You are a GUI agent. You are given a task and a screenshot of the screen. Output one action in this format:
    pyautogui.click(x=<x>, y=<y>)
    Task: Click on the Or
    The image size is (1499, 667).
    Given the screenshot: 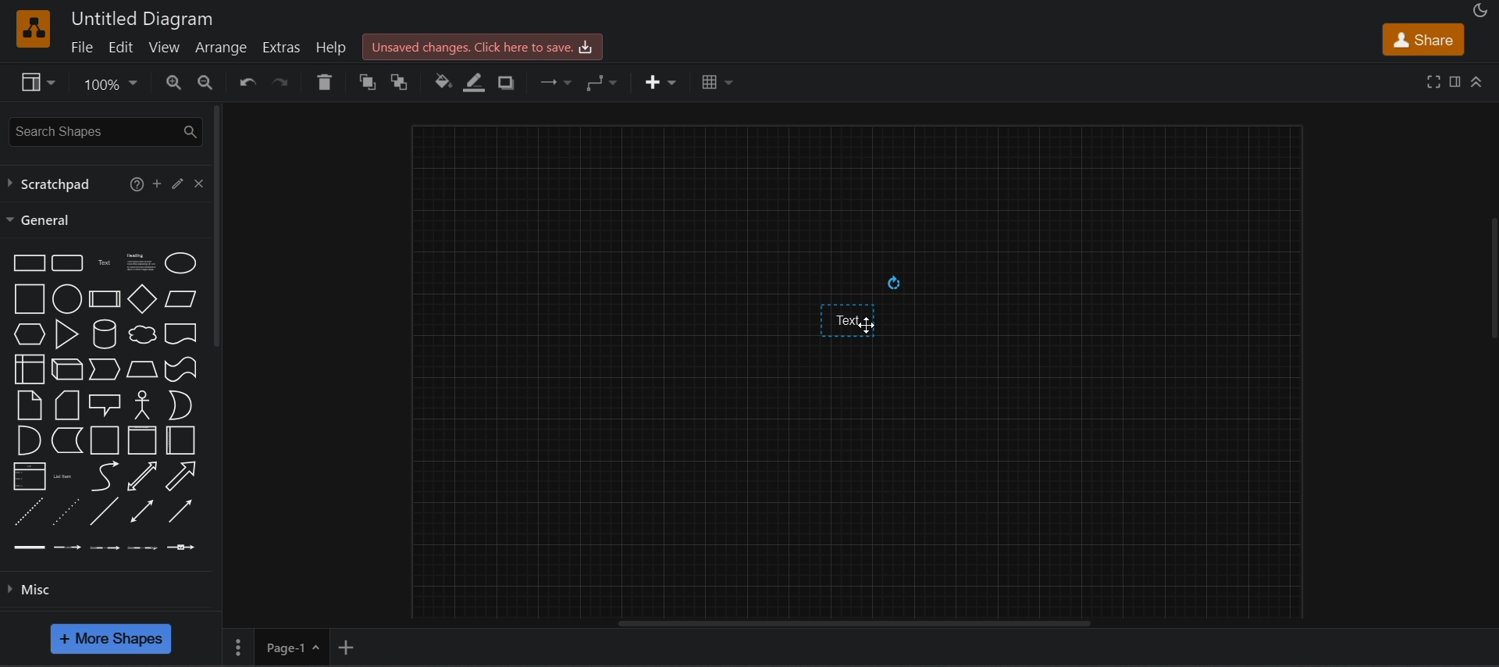 What is the action you would take?
    pyautogui.click(x=181, y=405)
    